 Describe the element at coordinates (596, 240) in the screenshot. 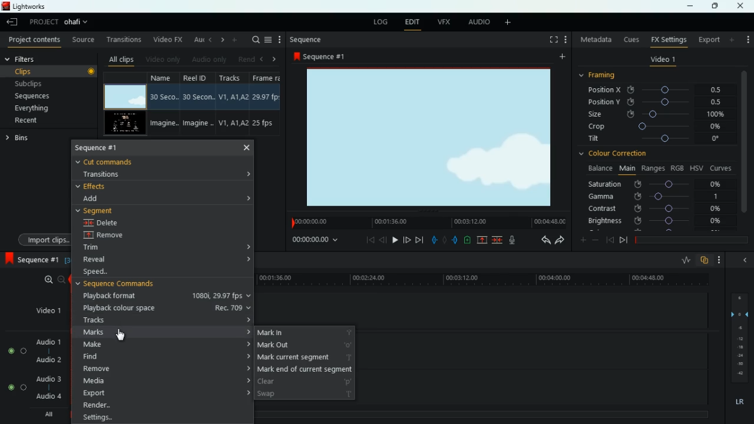

I see `minus` at that location.